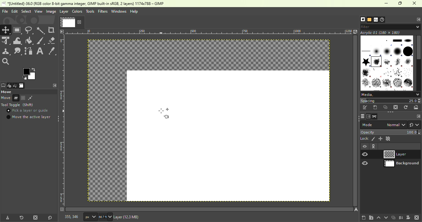 Image resolution: width=422 pixels, height=222 pixels. I want to click on Create a new brush, so click(375, 108).